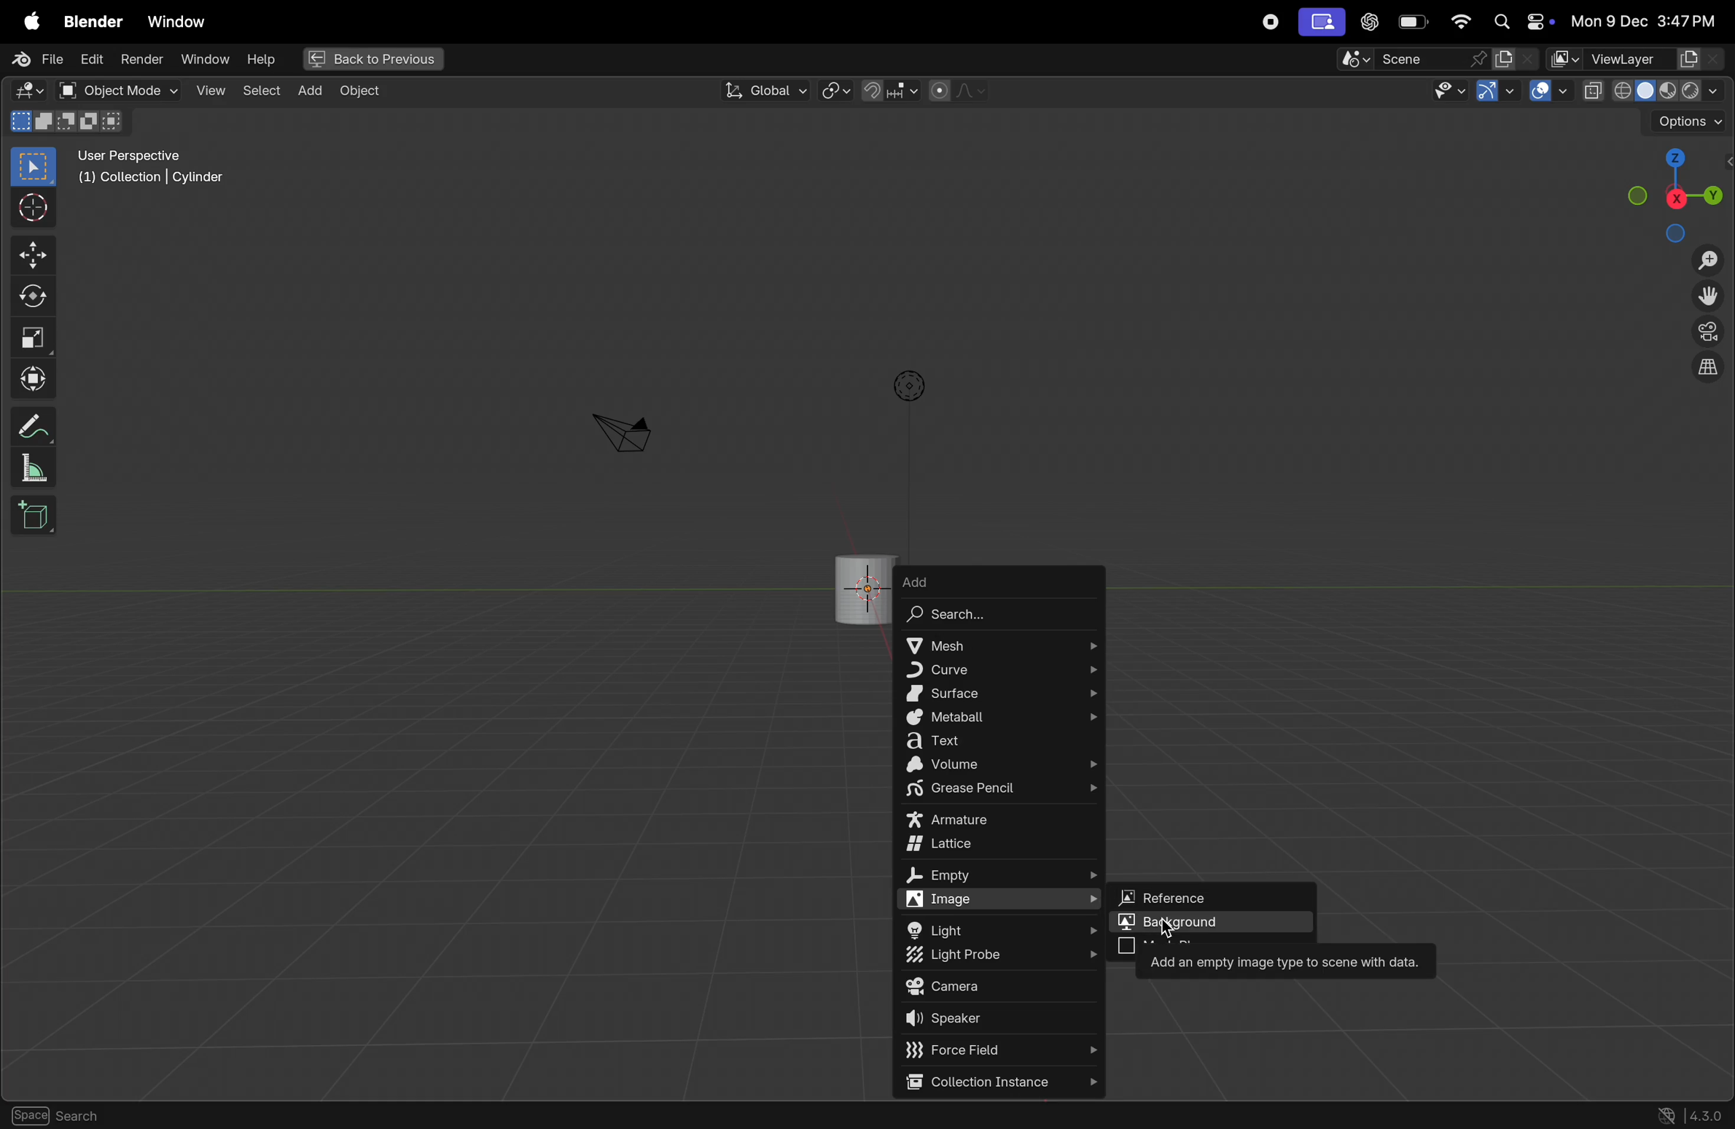 This screenshot has height=1129, width=1735. I want to click on move the view, so click(1711, 298).